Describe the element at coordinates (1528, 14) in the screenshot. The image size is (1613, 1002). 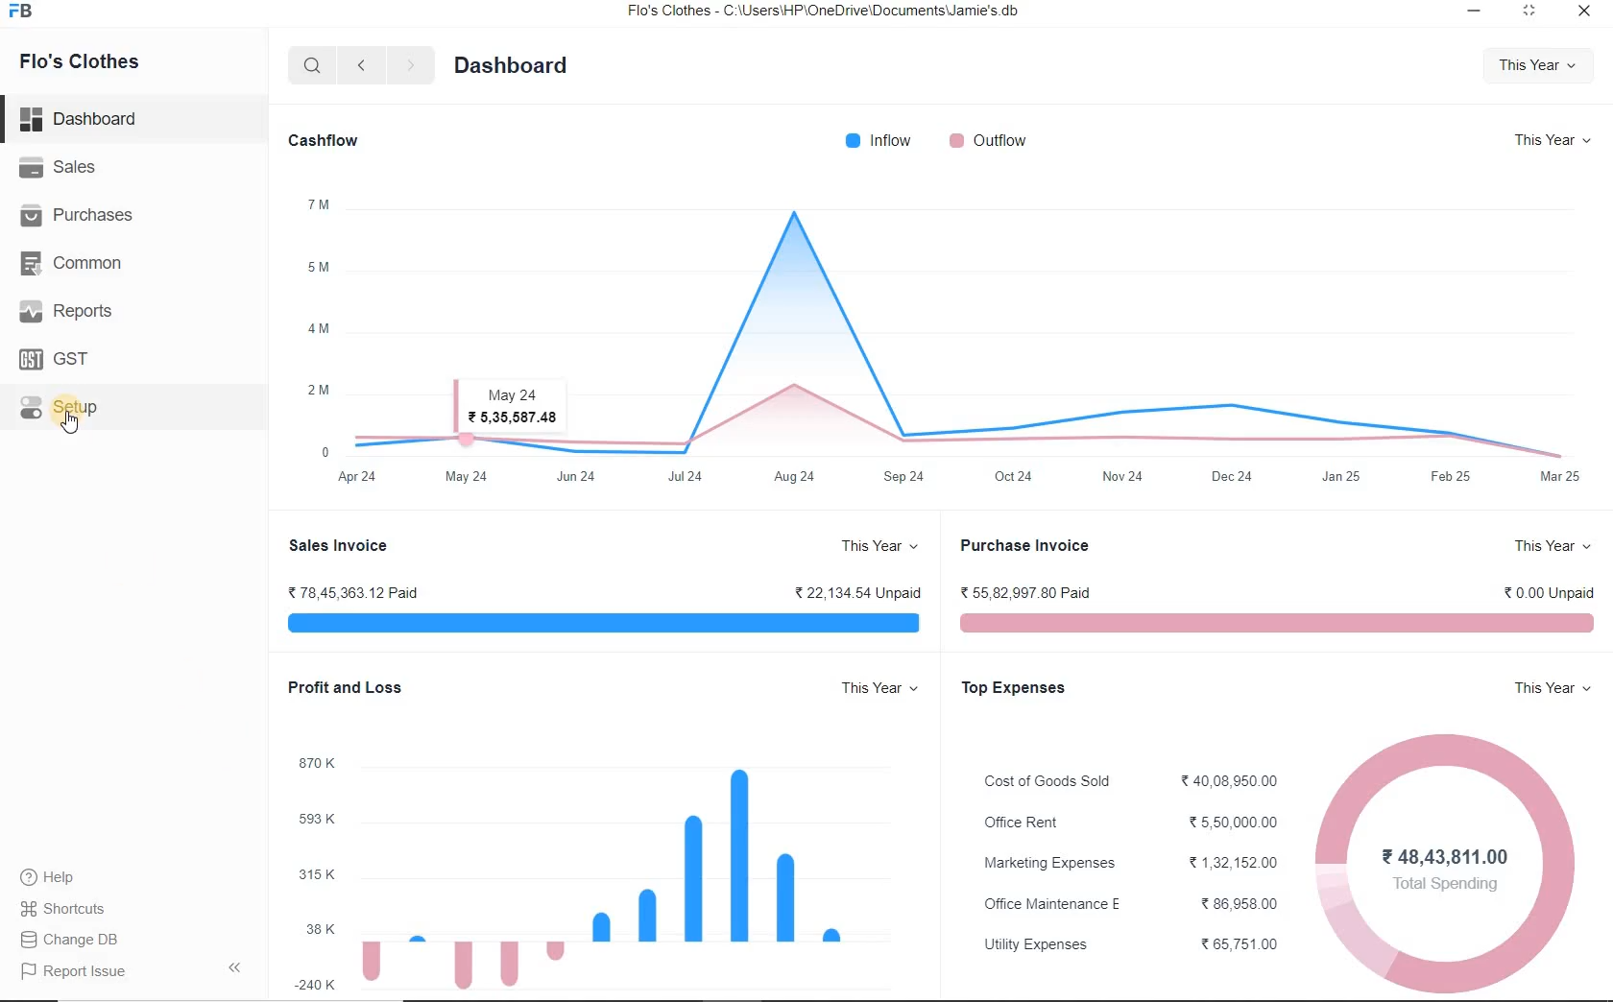
I see `restore down` at that location.